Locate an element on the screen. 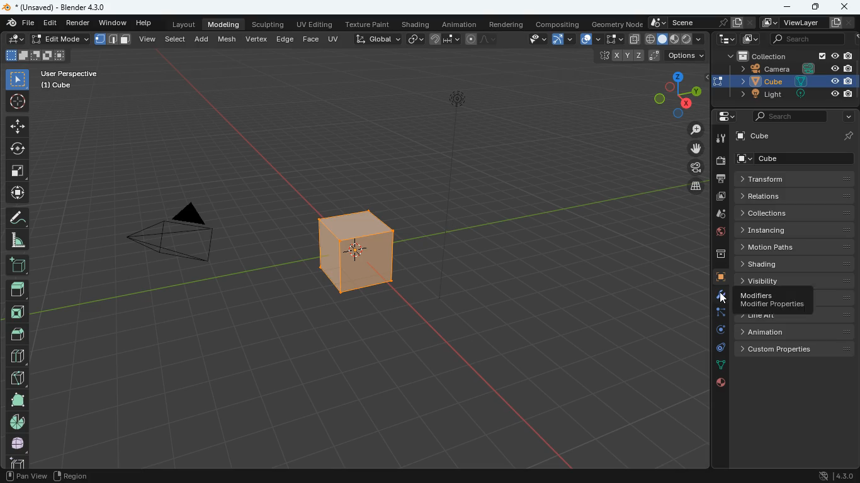 This screenshot has height=483, width=860. select is located at coordinates (176, 41).